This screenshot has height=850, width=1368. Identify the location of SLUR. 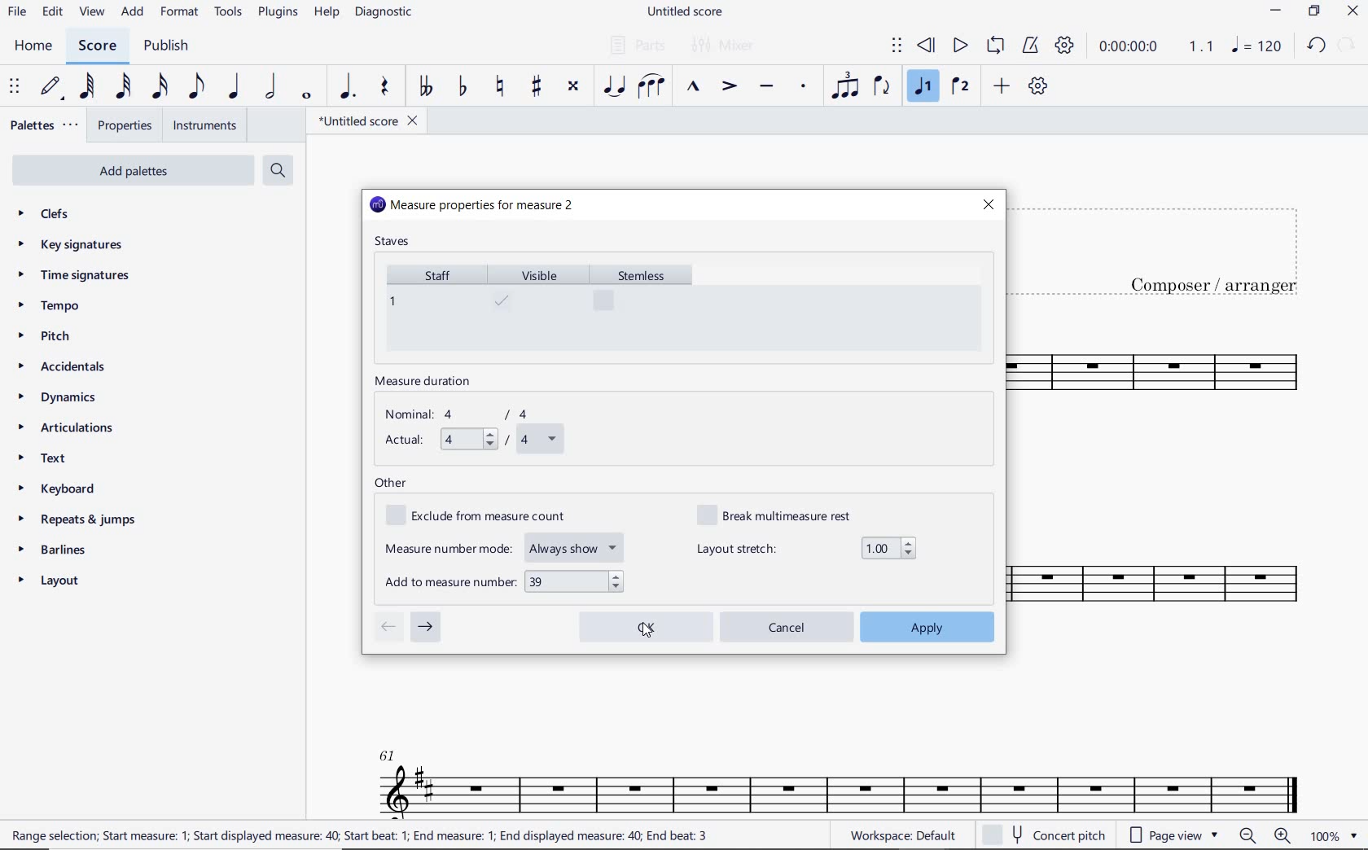
(651, 88).